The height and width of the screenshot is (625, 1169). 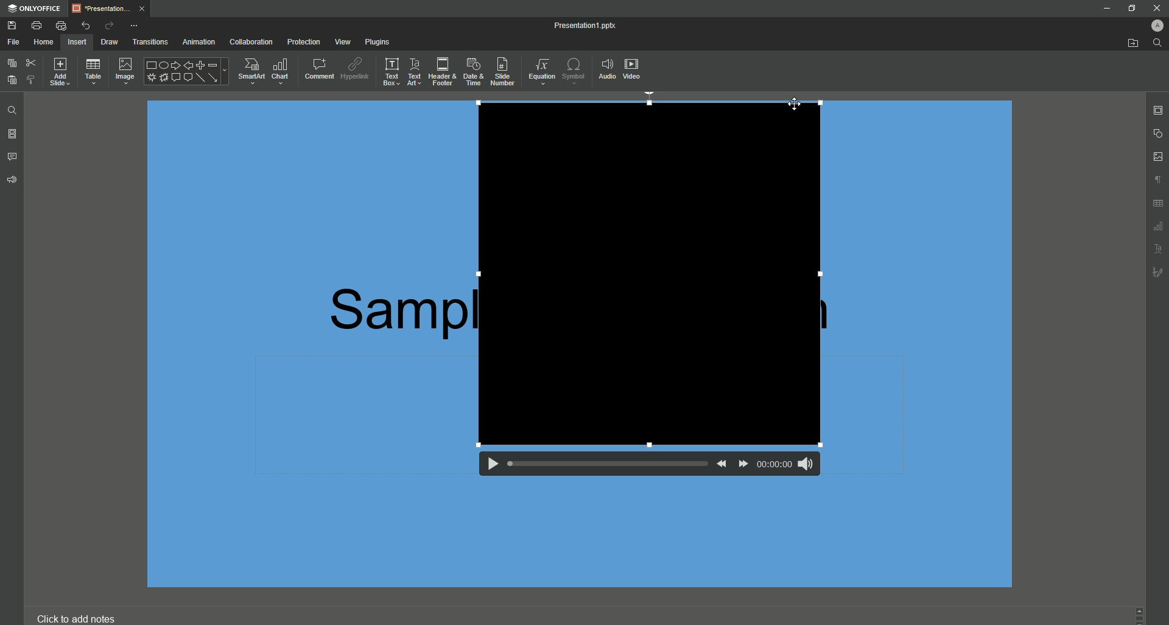 What do you see at coordinates (1157, 8) in the screenshot?
I see `close` at bounding box center [1157, 8].